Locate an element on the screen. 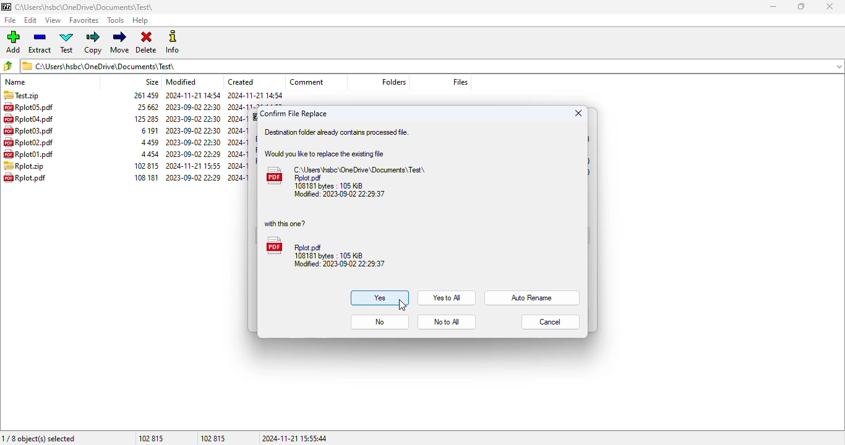 The height and width of the screenshot is (445, 845). move is located at coordinates (120, 41).